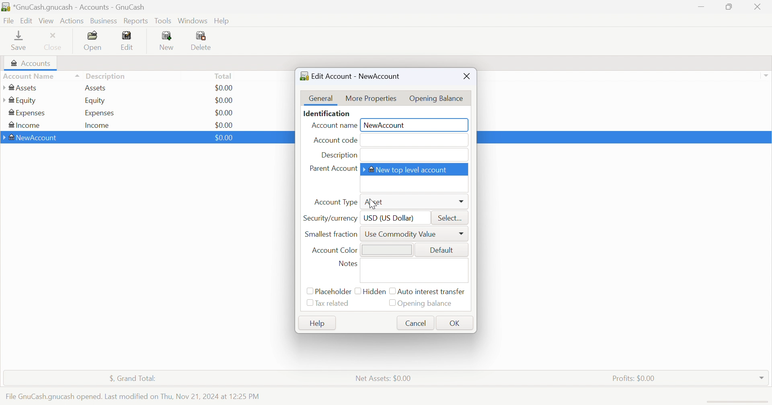 The width and height of the screenshot is (772, 405). I want to click on Windows, so click(193, 21).